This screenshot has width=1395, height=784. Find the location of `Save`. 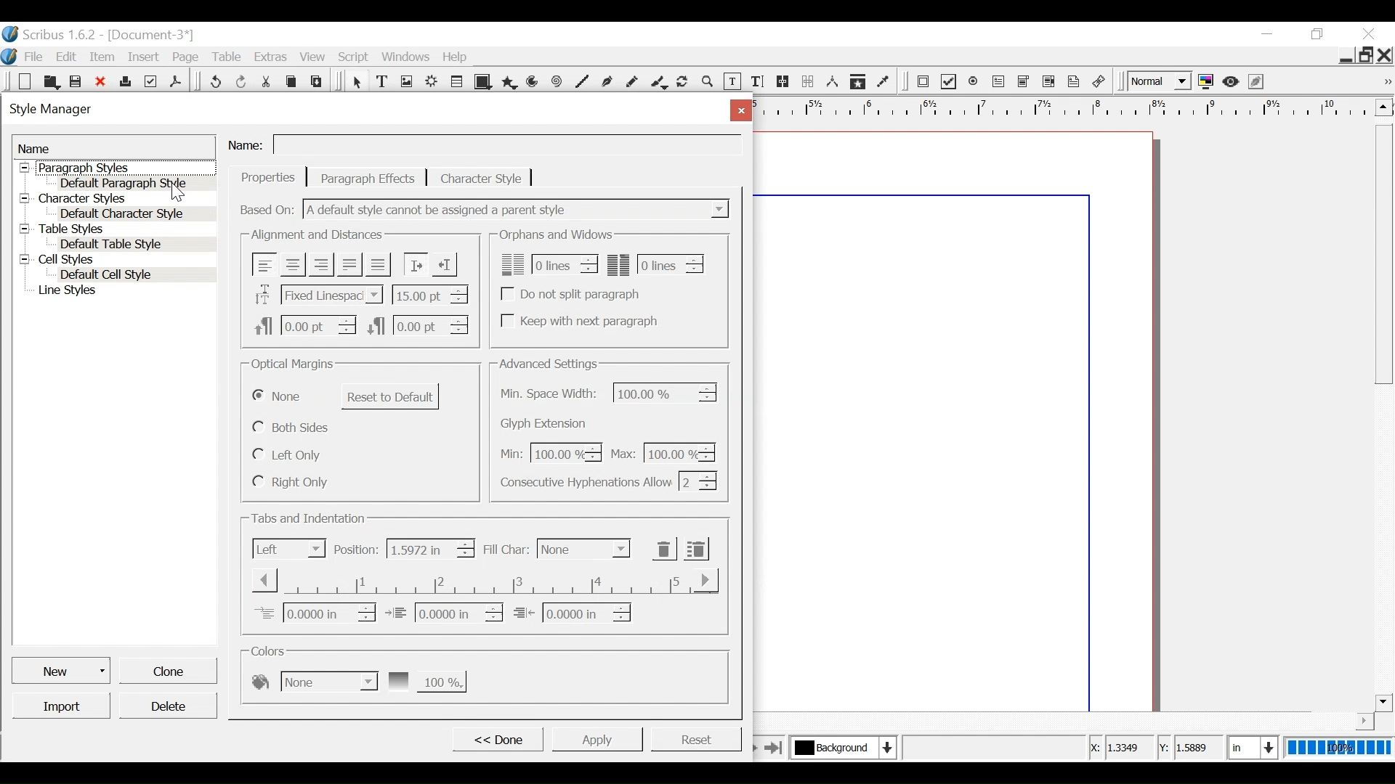

Save is located at coordinates (76, 81).